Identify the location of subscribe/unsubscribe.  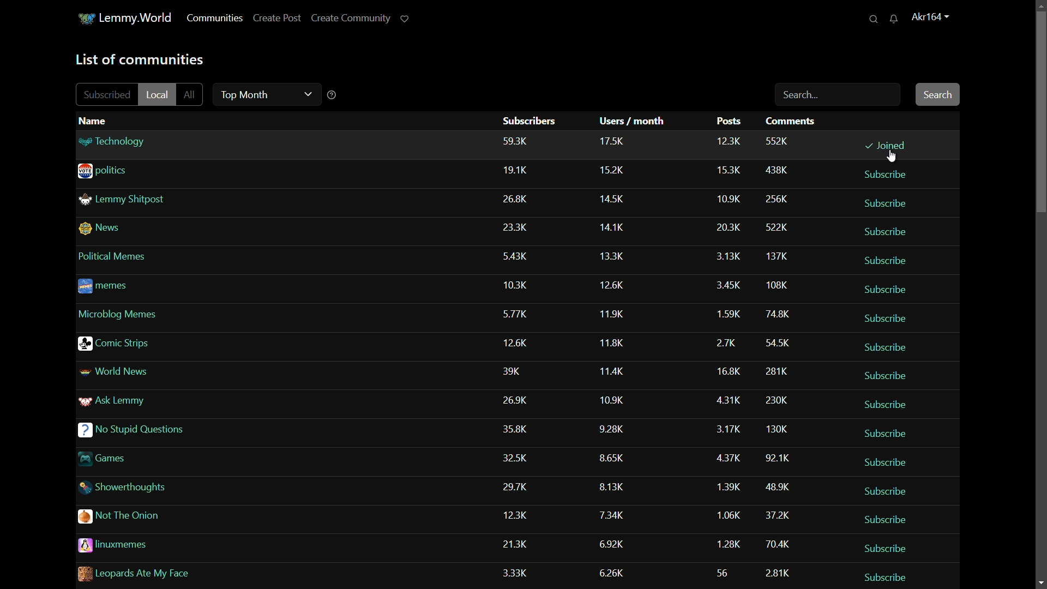
(886, 433).